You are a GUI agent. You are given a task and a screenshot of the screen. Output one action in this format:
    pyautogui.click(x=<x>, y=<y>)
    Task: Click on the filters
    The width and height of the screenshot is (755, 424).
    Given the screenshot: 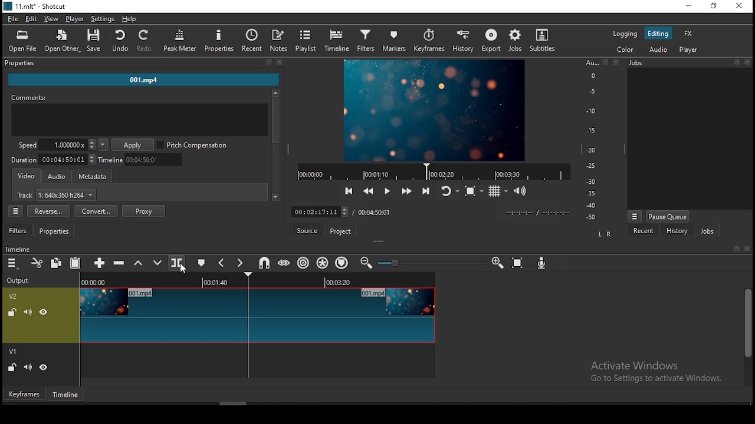 What is the action you would take?
    pyautogui.click(x=367, y=41)
    